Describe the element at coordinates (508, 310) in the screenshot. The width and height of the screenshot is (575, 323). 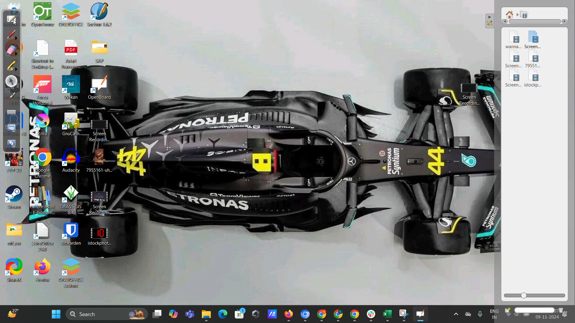
I see `create new folder` at that location.